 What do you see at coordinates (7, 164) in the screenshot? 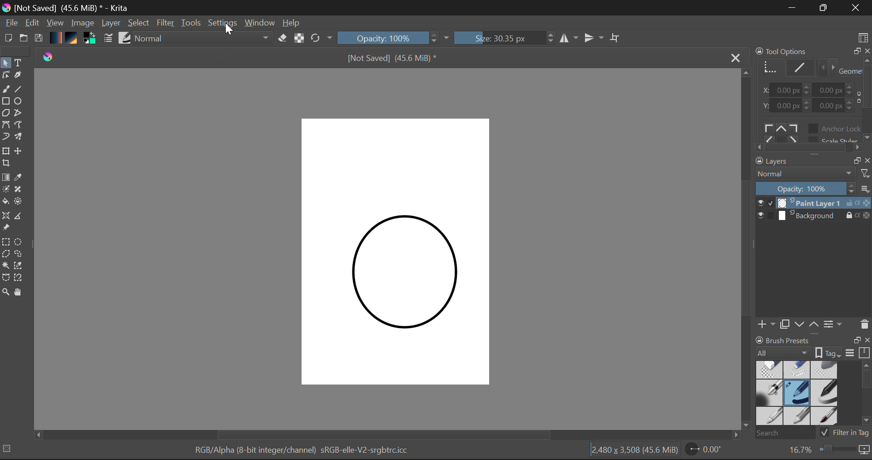
I see `Crop` at bounding box center [7, 164].